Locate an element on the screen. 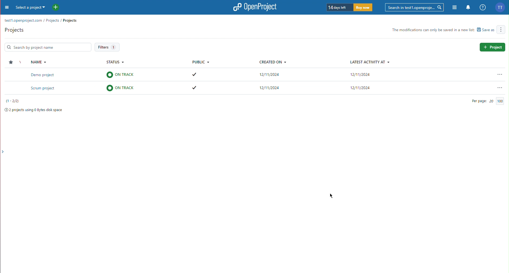 The height and width of the screenshot is (273, 509). Projects number is located at coordinates (14, 101).